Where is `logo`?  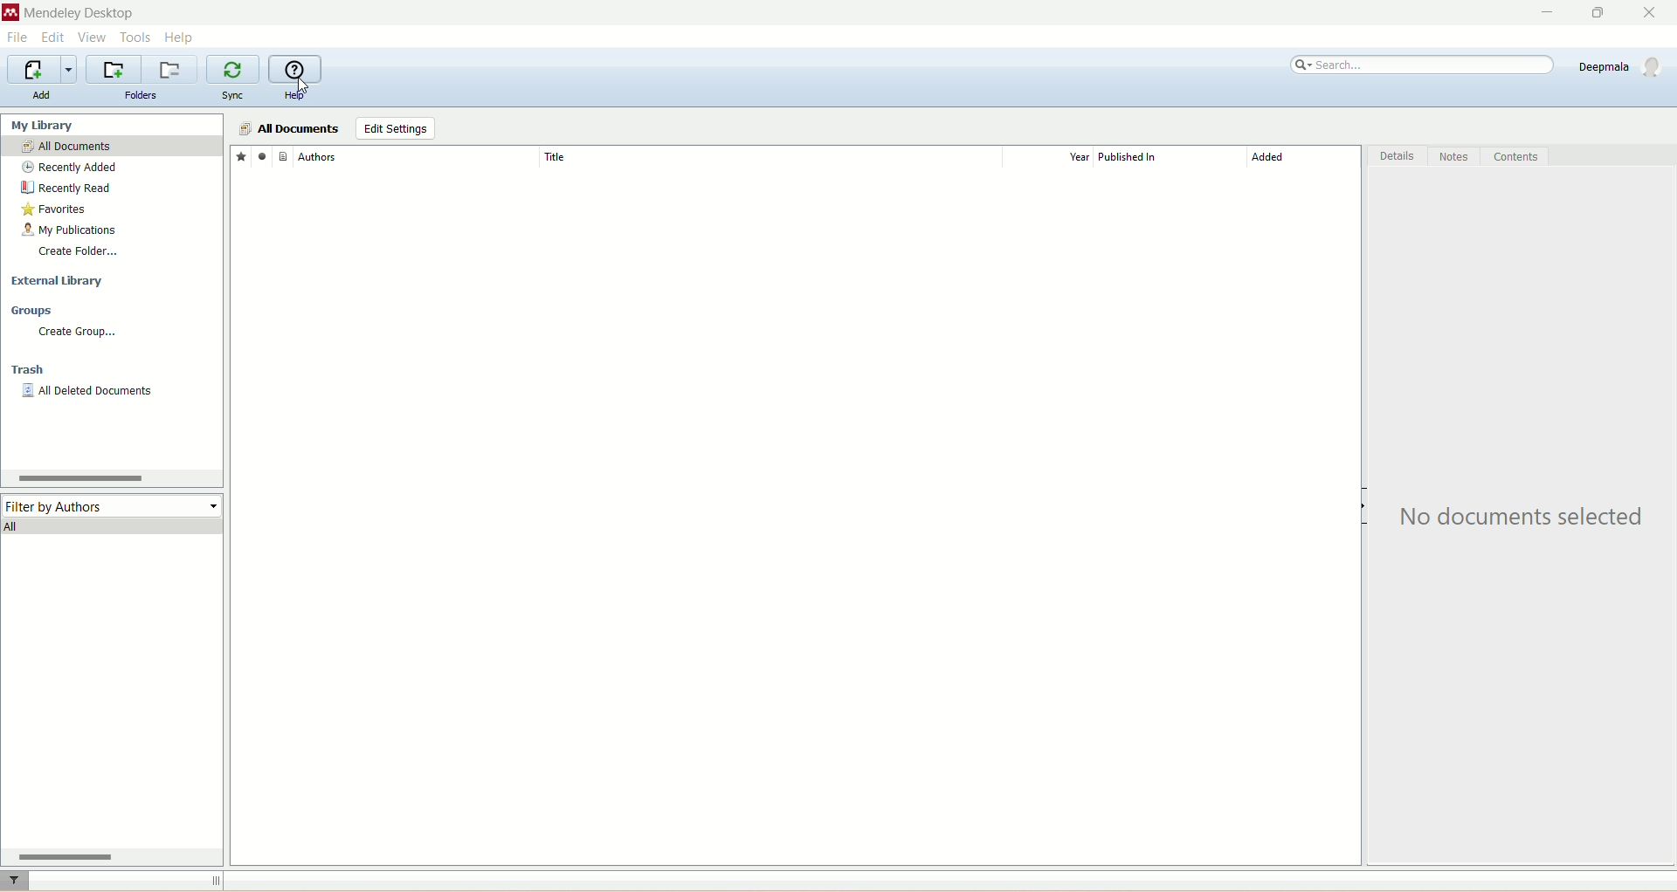 logo is located at coordinates (10, 10).